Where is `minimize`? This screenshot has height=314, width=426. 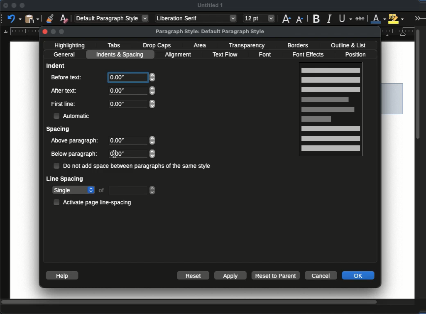
minimize is located at coordinates (14, 5).